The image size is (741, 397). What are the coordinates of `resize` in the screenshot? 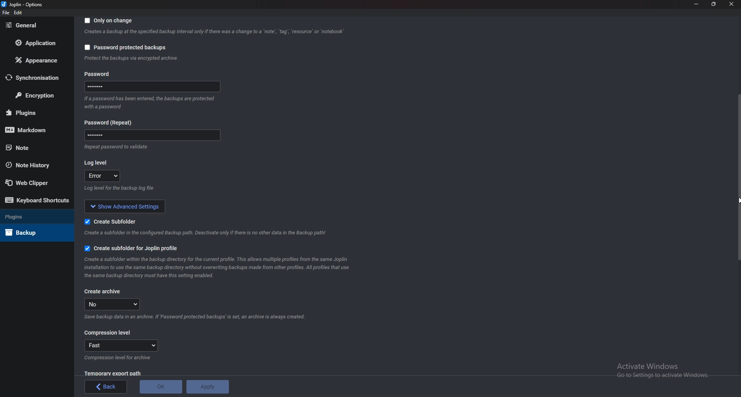 It's located at (714, 4).